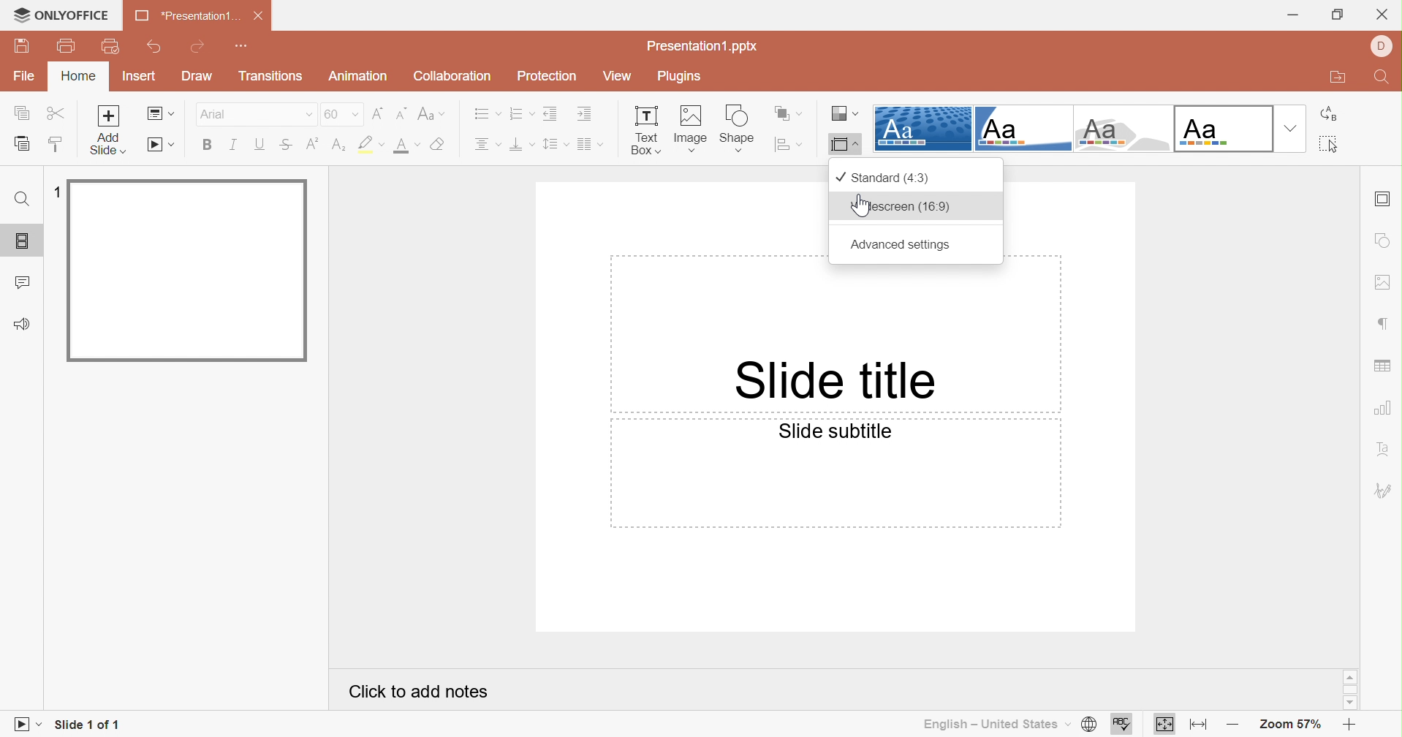 This screenshot has width=1402, height=737. What do you see at coordinates (1385, 78) in the screenshot?
I see `Find` at bounding box center [1385, 78].